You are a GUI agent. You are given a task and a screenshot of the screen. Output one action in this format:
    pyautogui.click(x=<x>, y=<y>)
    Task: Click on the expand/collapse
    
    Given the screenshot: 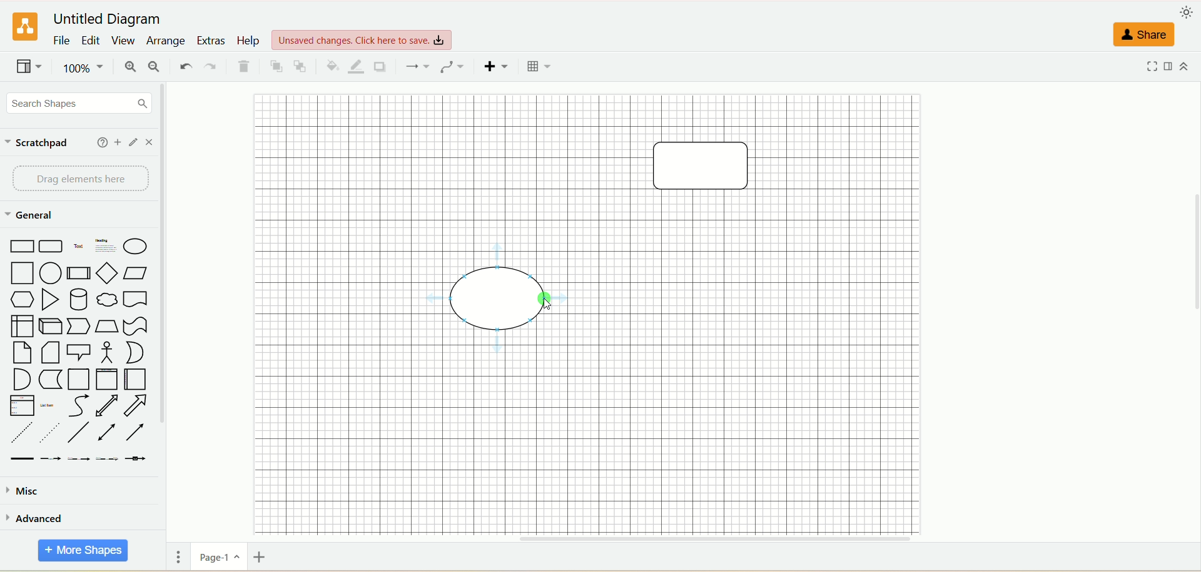 What is the action you would take?
    pyautogui.click(x=1187, y=67)
    